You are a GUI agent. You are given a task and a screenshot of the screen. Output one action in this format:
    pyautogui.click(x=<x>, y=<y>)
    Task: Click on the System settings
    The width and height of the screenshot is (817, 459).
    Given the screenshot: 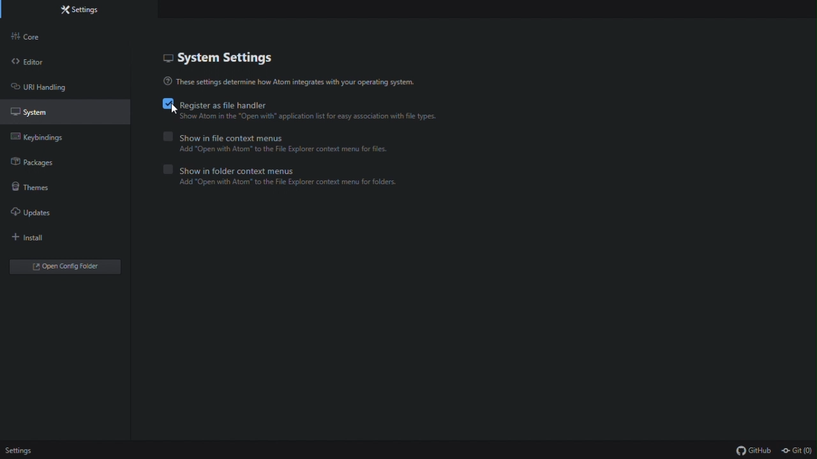 What is the action you would take?
    pyautogui.click(x=225, y=57)
    